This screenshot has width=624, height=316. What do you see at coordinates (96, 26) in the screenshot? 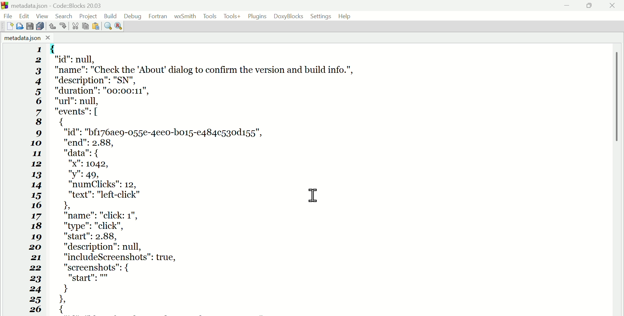
I see `Paste` at bounding box center [96, 26].